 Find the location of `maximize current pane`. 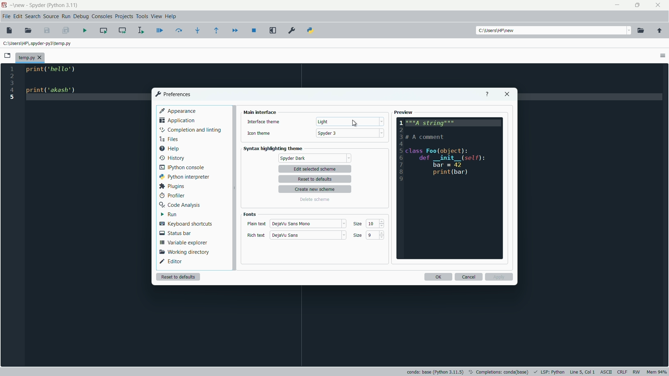

maximize current pane is located at coordinates (273, 31).